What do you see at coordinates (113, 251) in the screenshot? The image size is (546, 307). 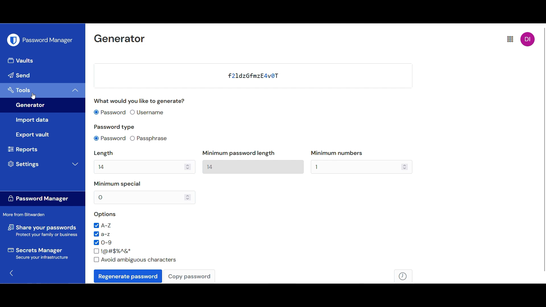 I see `!@#$%^&*` at bounding box center [113, 251].